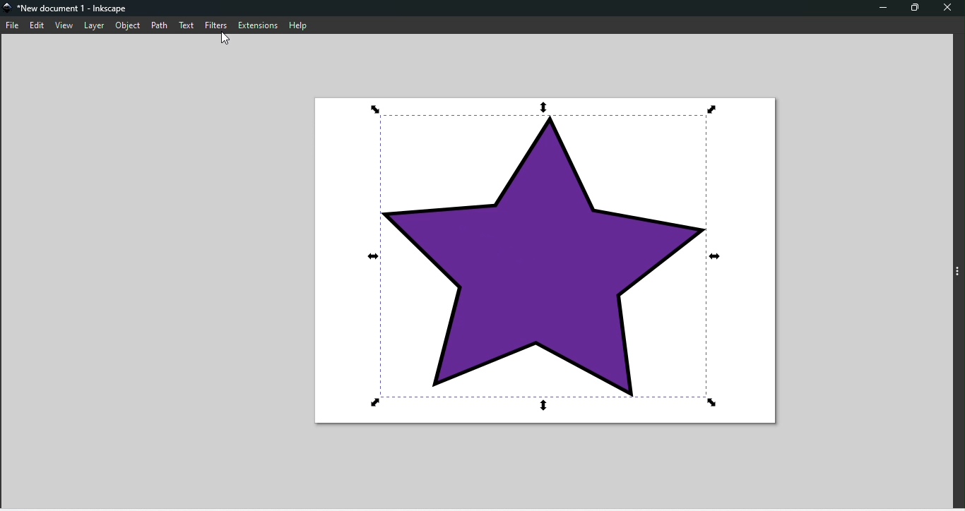 This screenshot has height=511, width=965. Describe the element at coordinates (256, 25) in the screenshot. I see `Extensions` at that location.